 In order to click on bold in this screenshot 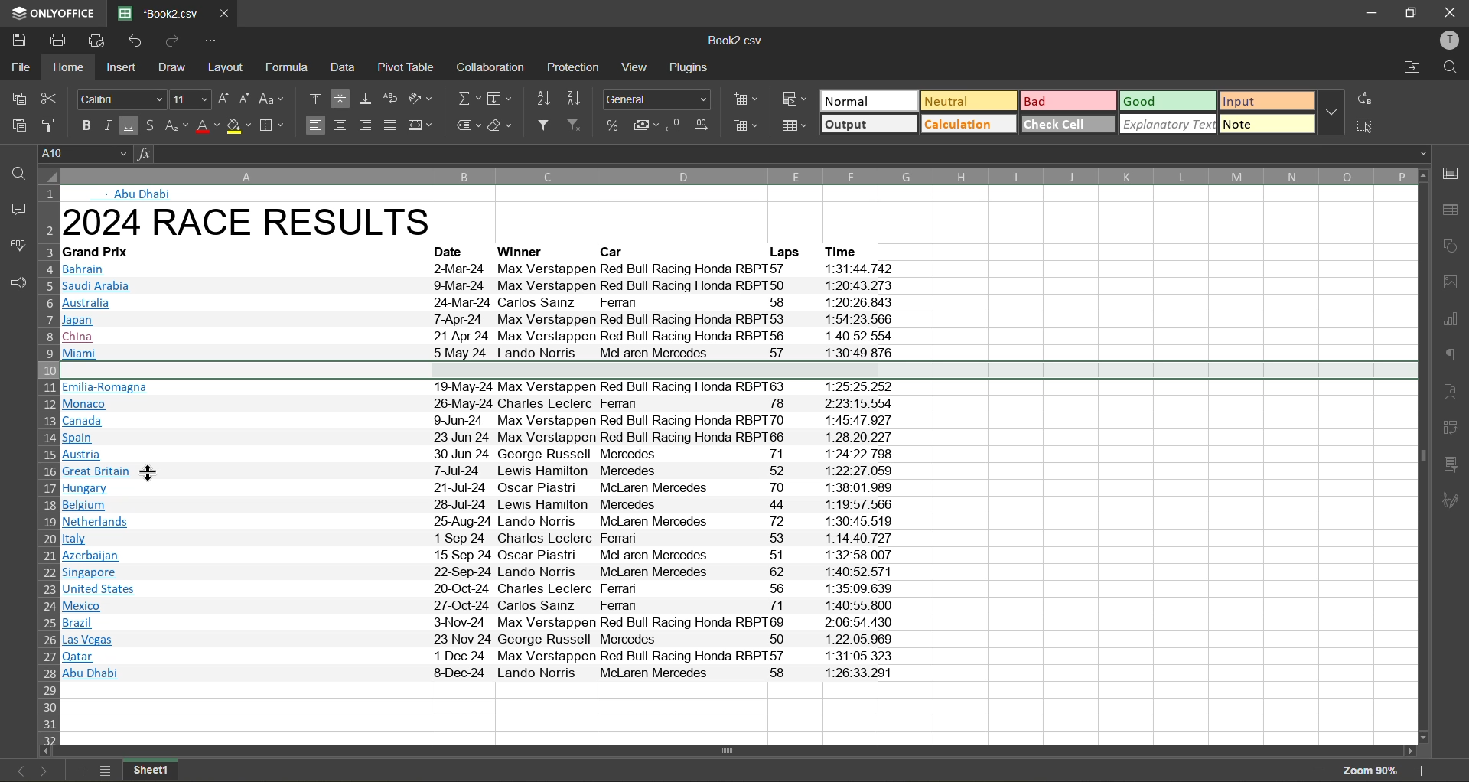, I will do `click(86, 125)`.